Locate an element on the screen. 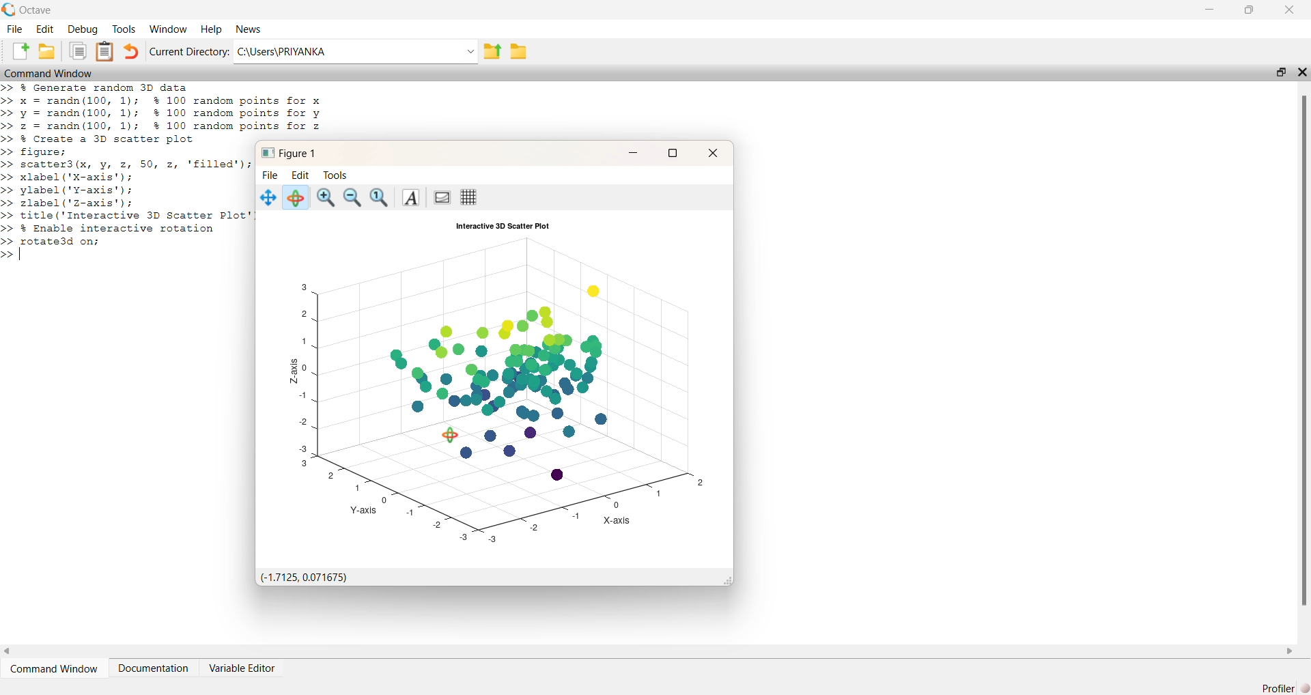  Help is located at coordinates (212, 29).